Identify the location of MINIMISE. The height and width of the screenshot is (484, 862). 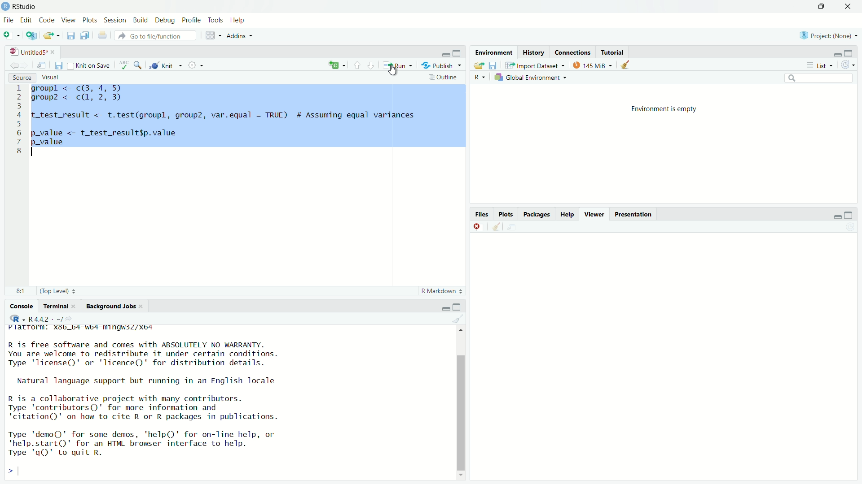
(794, 8).